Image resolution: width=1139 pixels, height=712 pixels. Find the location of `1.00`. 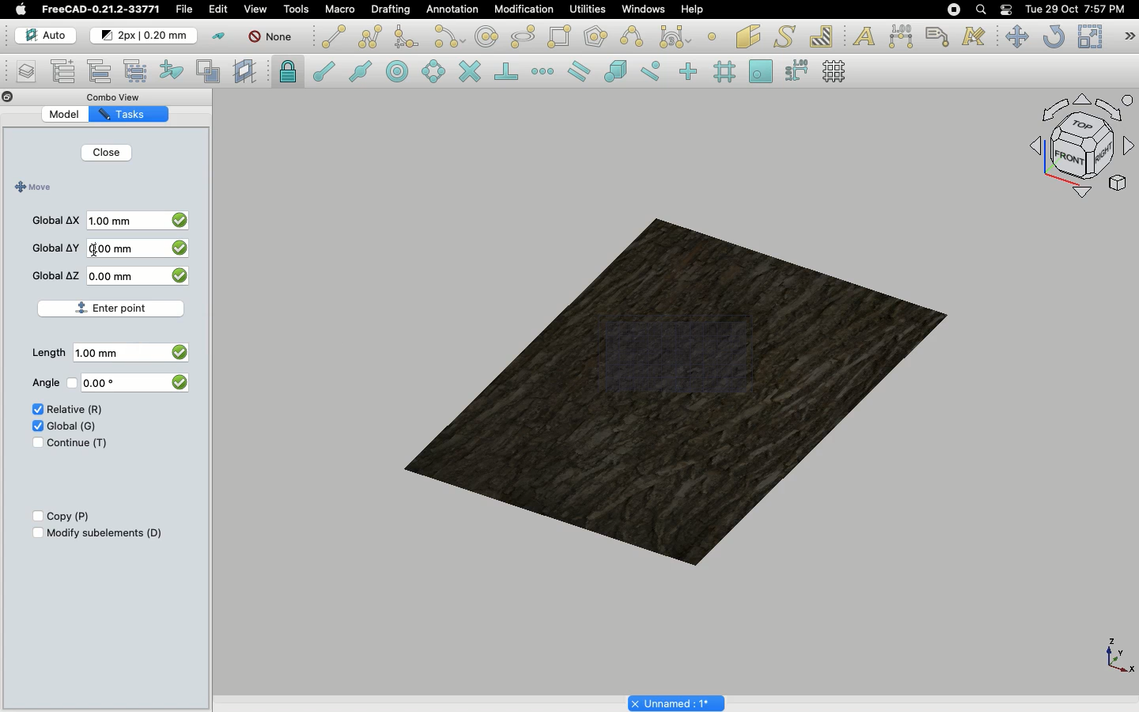

1.00 is located at coordinates (104, 353).